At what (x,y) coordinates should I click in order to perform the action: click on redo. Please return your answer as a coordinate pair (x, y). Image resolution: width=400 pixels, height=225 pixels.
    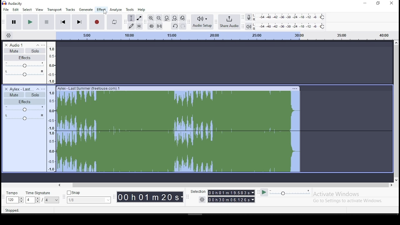
    Looking at the image, I should click on (182, 26).